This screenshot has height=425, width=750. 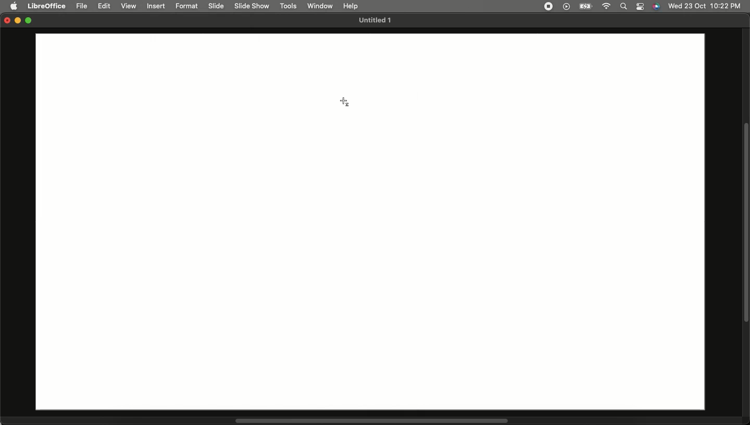 I want to click on Scroll, so click(x=745, y=223).